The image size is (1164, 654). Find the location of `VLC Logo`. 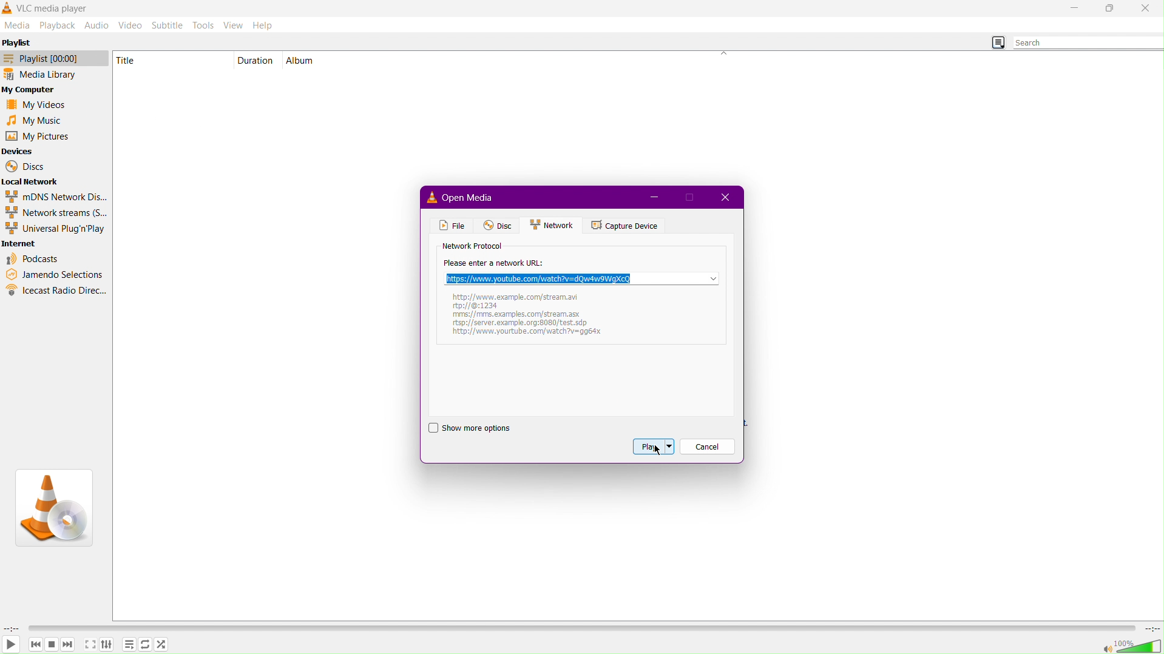

VLC Logo is located at coordinates (54, 509).